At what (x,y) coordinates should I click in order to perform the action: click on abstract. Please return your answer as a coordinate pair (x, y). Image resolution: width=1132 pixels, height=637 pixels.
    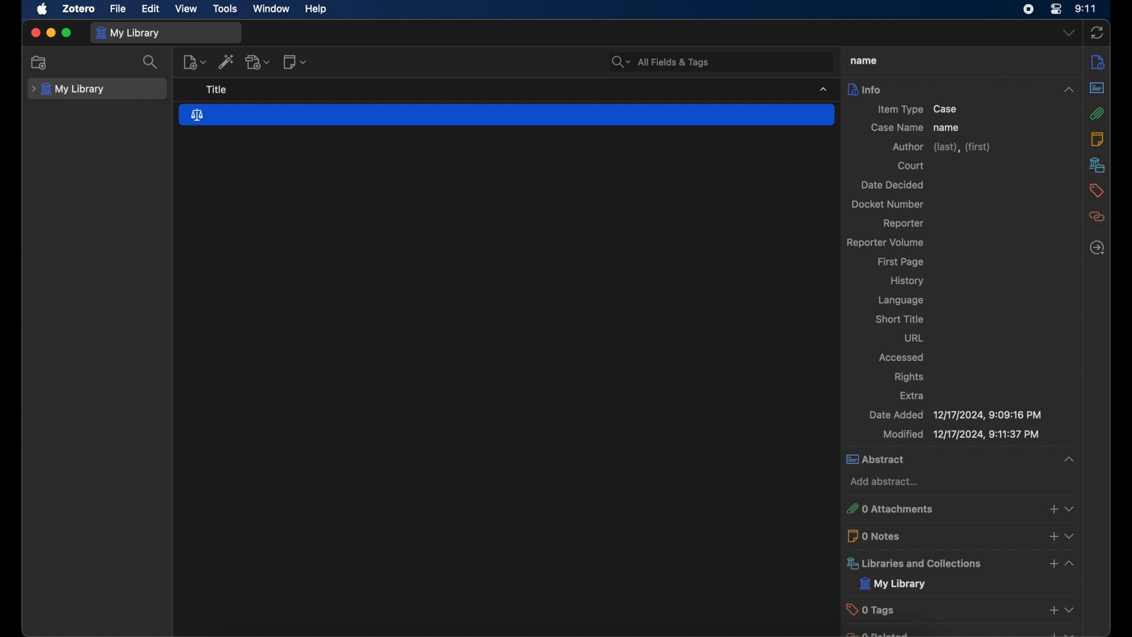
    Looking at the image, I should click on (962, 459).